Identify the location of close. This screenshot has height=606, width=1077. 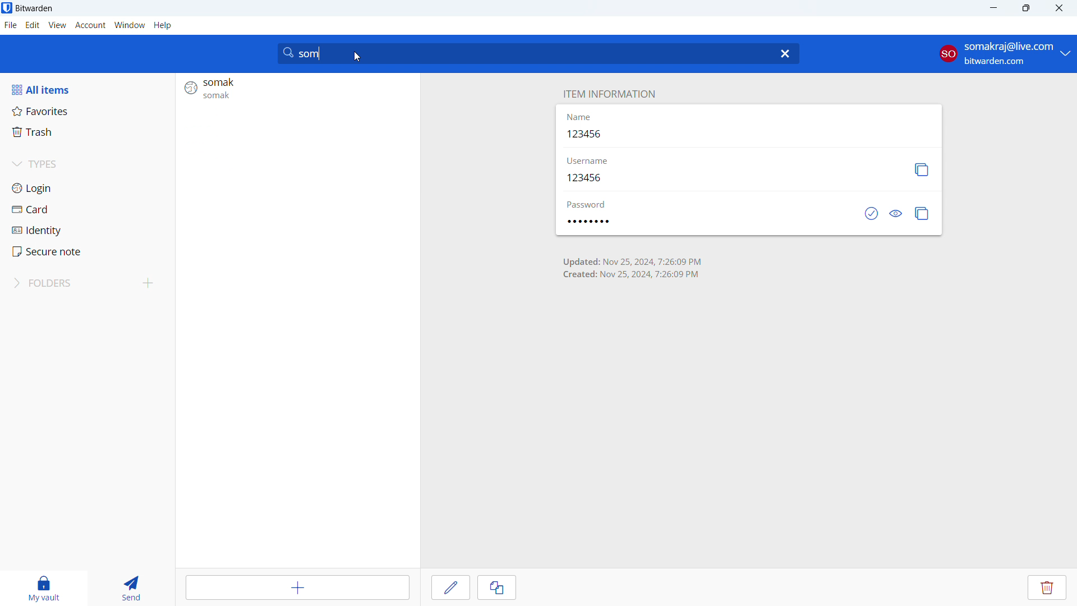
(1060, 8).